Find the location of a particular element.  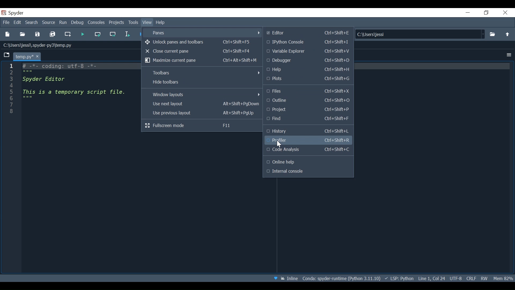

Fullscreen mode is located at coordinates (202, 125).